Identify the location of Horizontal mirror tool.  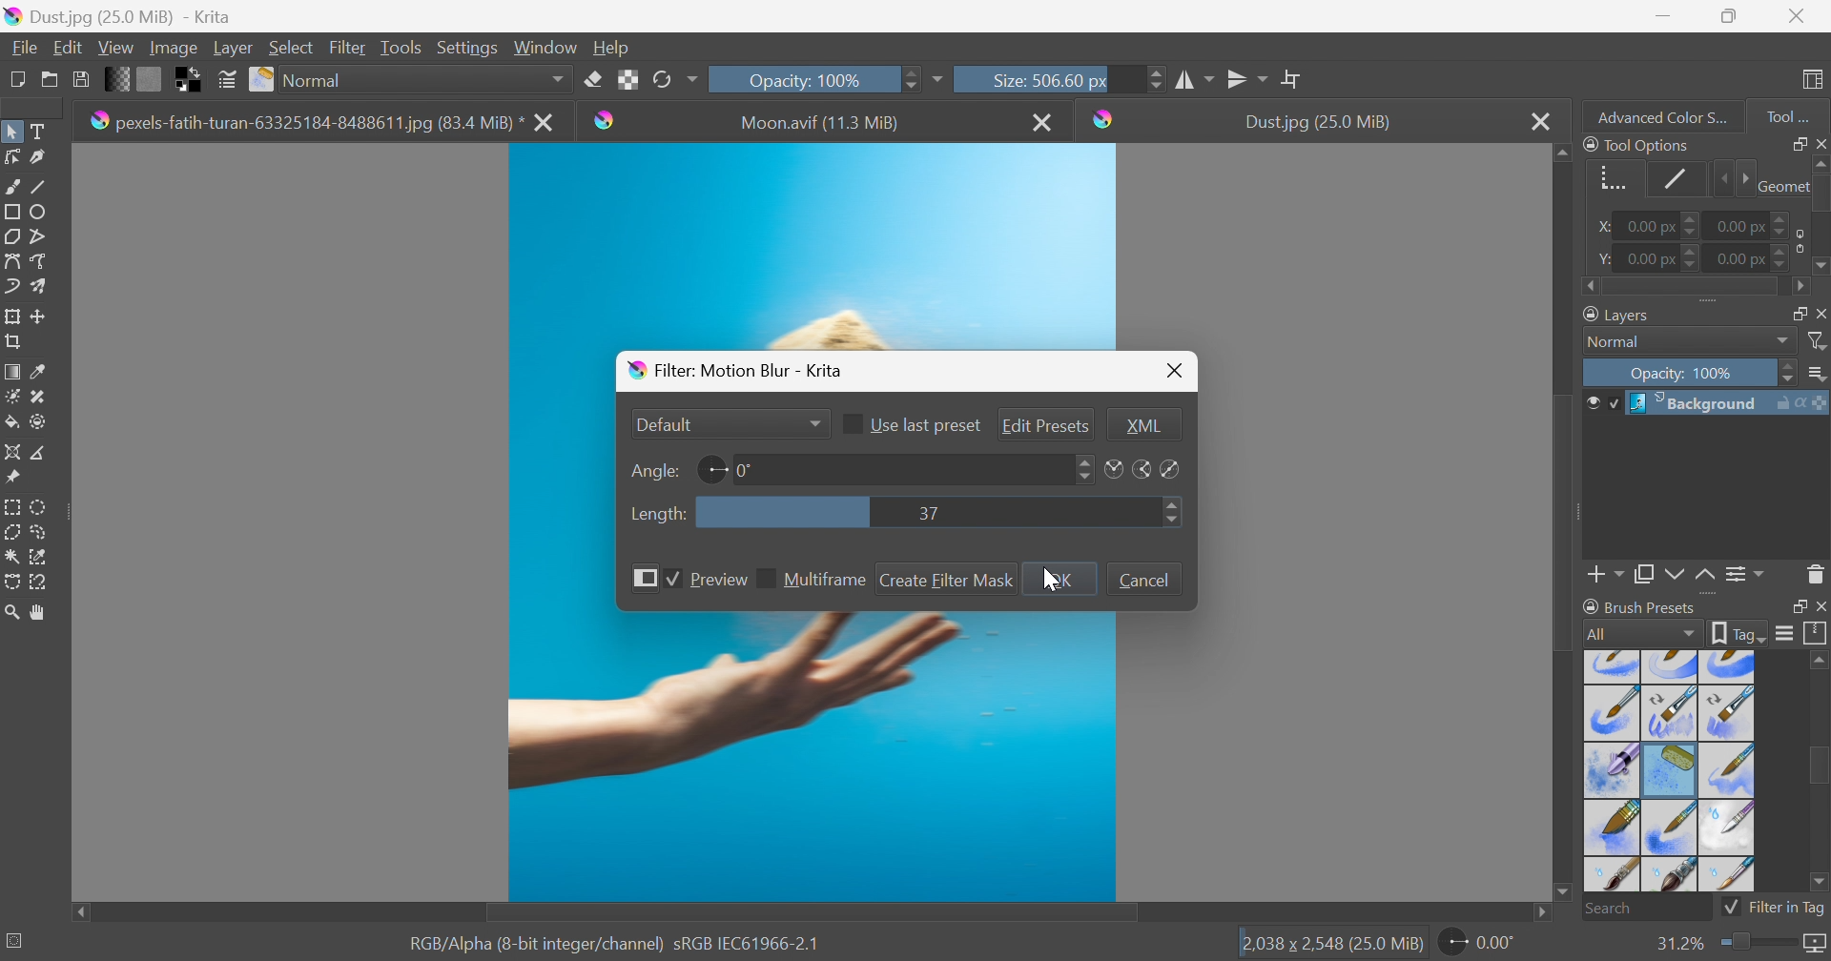
(1248, 76).